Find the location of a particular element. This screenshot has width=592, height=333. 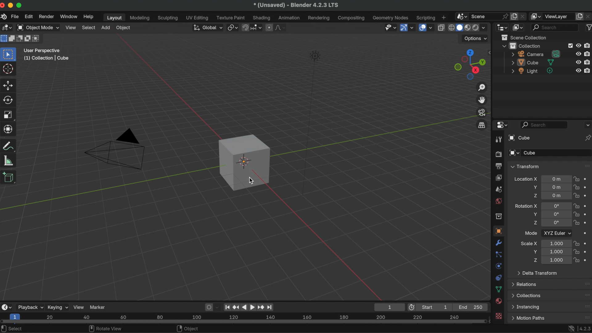

filter icon is located at coordinates (588, 27).